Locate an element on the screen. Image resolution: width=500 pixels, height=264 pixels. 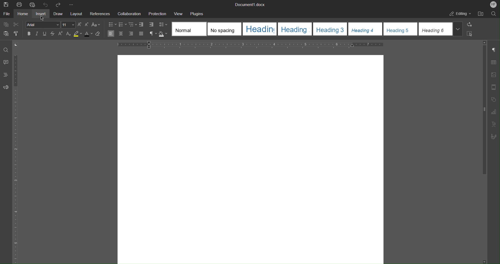
Superscript is located at coordinates (60, 33).